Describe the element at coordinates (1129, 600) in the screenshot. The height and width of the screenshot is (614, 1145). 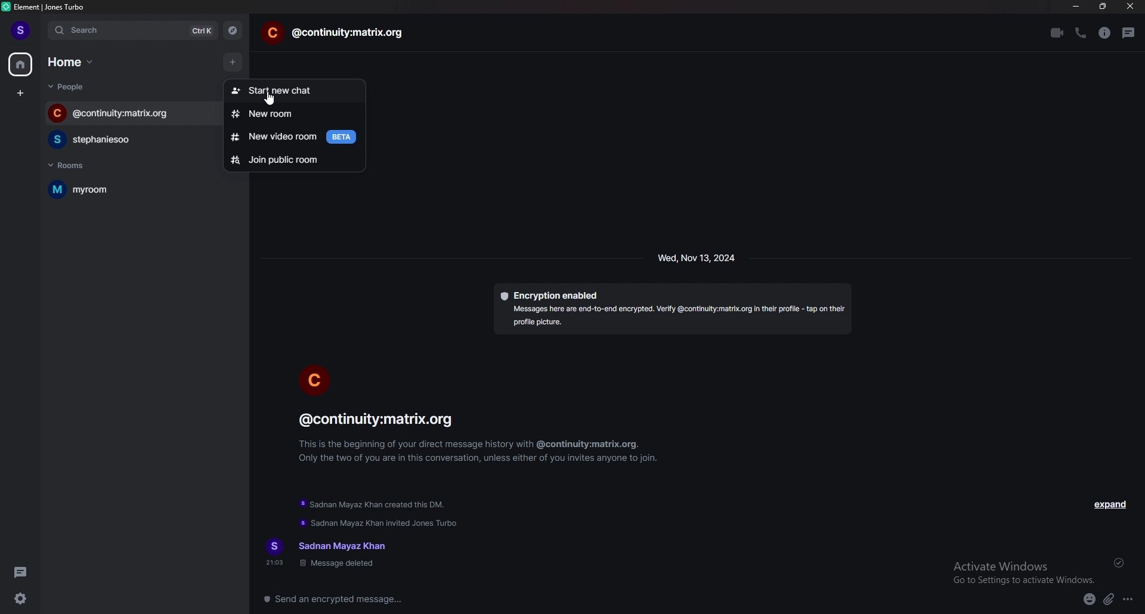
I see `more options` at that location.